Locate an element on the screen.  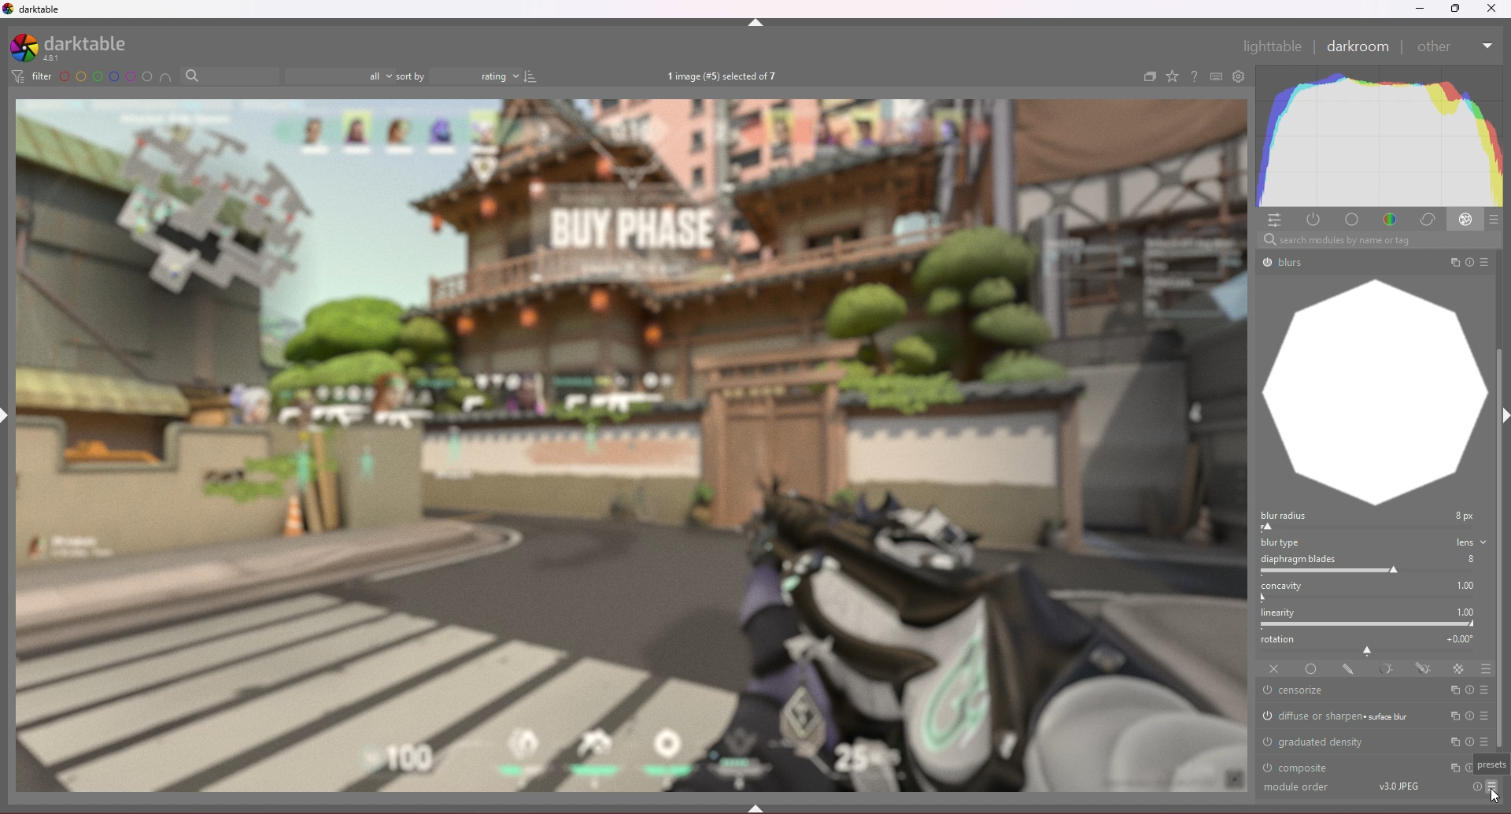
multi instances actions is located at coordinates (1452, 690).